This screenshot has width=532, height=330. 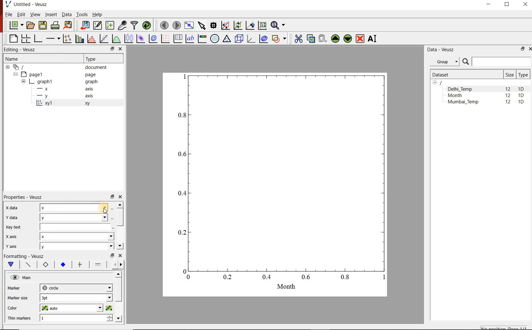 What do you see at coordinates (202, 26) in the screenshot?
I see `select items from the graph or scroll` at bounding box center [202, 26].